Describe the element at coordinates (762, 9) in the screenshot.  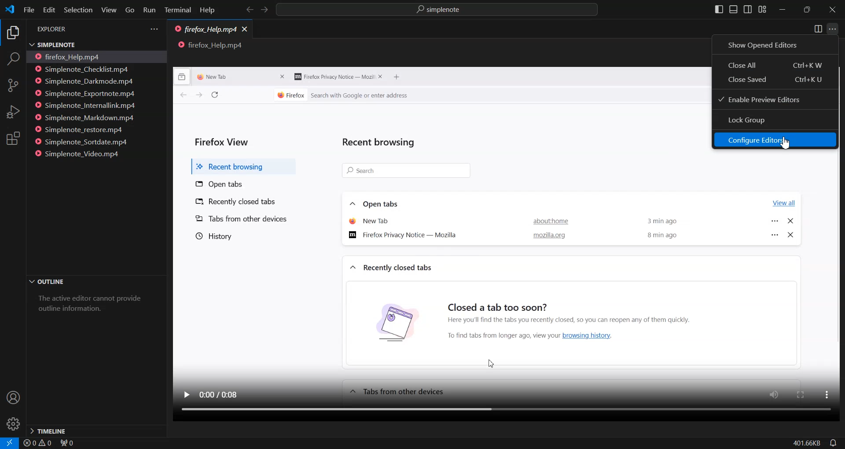
I see `Customize layout ` at that location.